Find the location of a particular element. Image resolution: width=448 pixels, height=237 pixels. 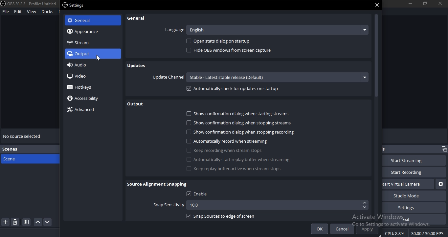

cancel is located at coordinates (342, 229).